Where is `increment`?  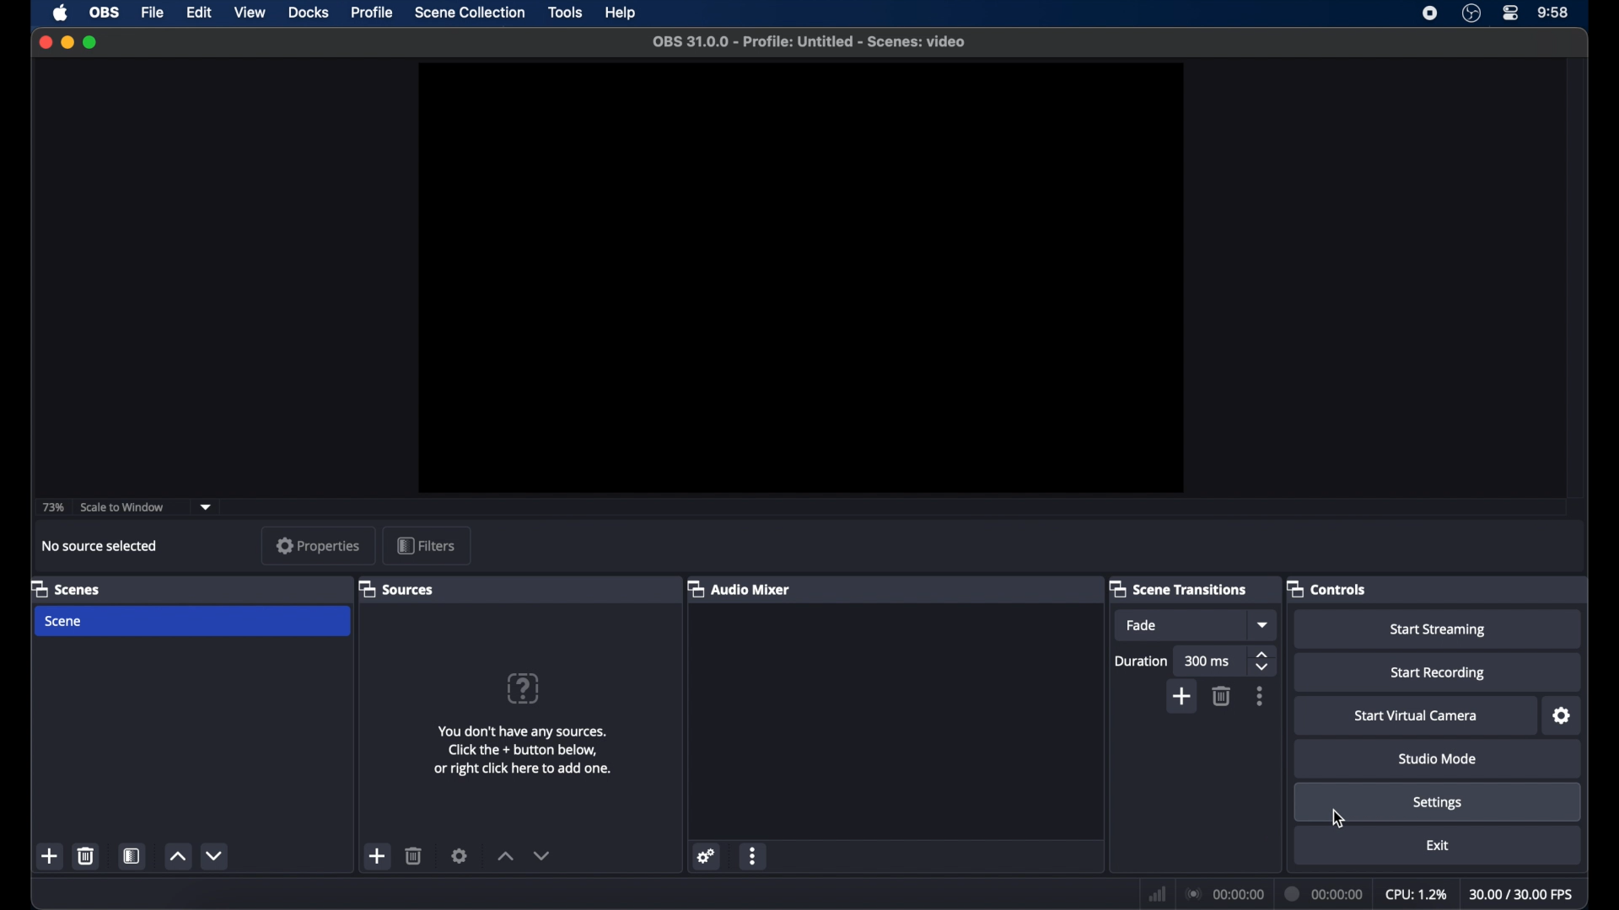
increment is located at coordinates (178, 858).